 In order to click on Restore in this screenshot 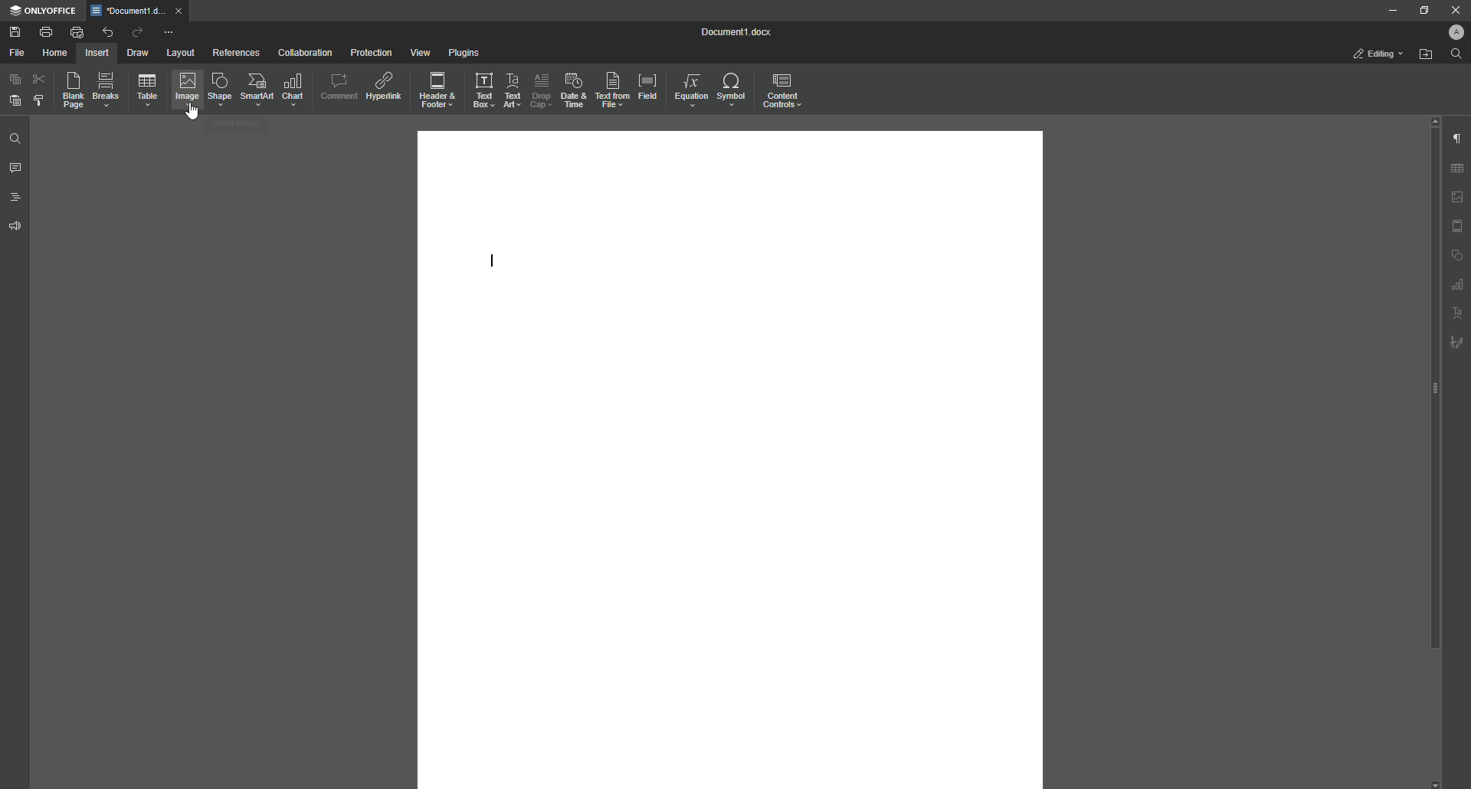, I will do `click(1422, 9)`.